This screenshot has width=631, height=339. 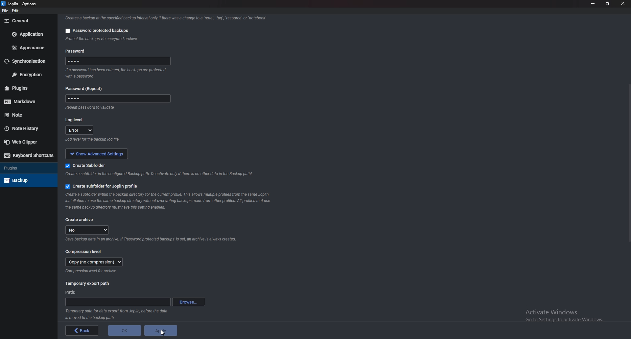 I want to click on back, so click(x=82, y=330).